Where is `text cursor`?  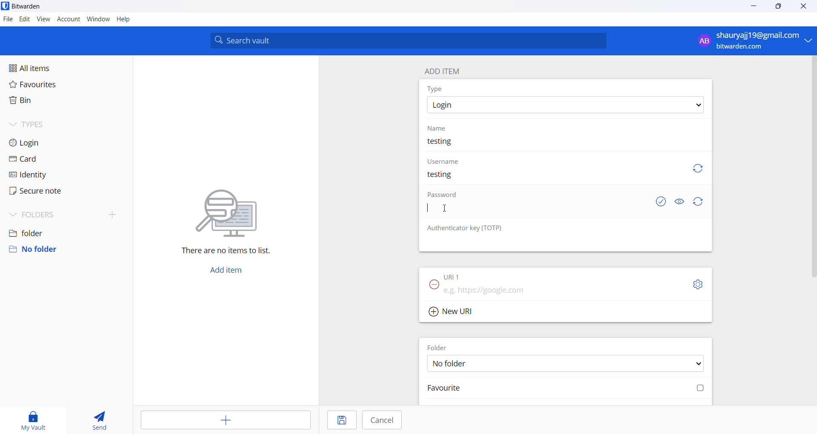
text cursor is located at coordinates (426, 211).